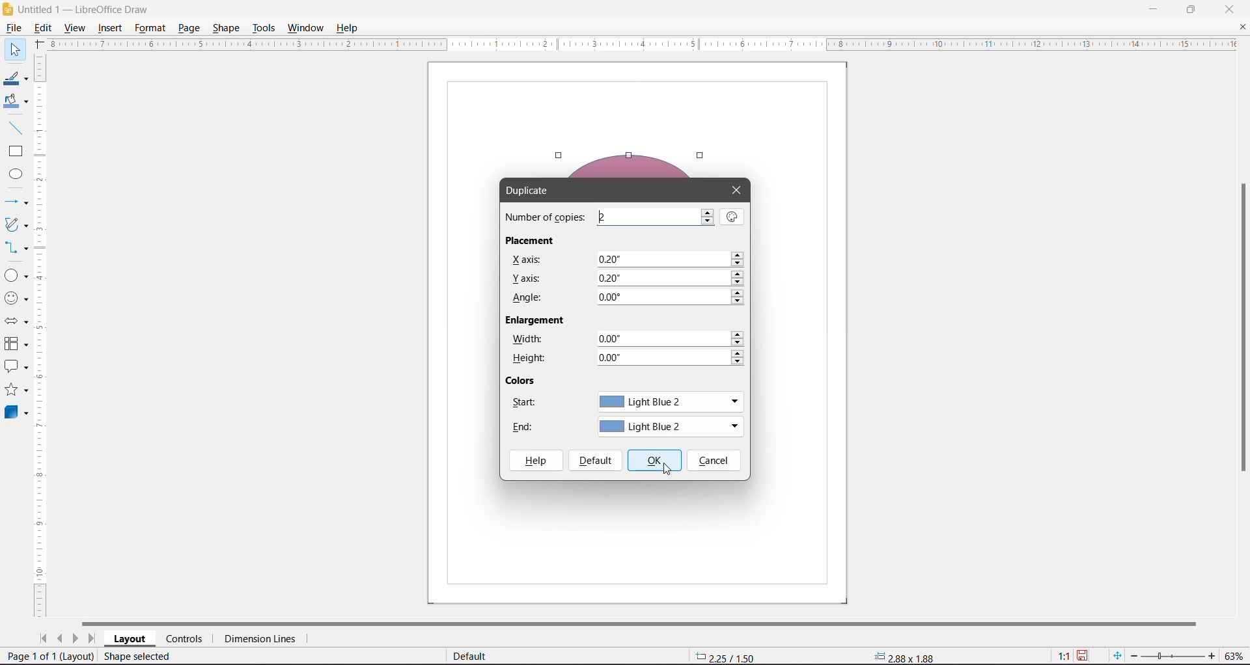 The image size is (1250, 665). What do you see at coordinates (1133, 657) in the screenshot?
I see `Zoom Out` at bounding box center [1133, 657].